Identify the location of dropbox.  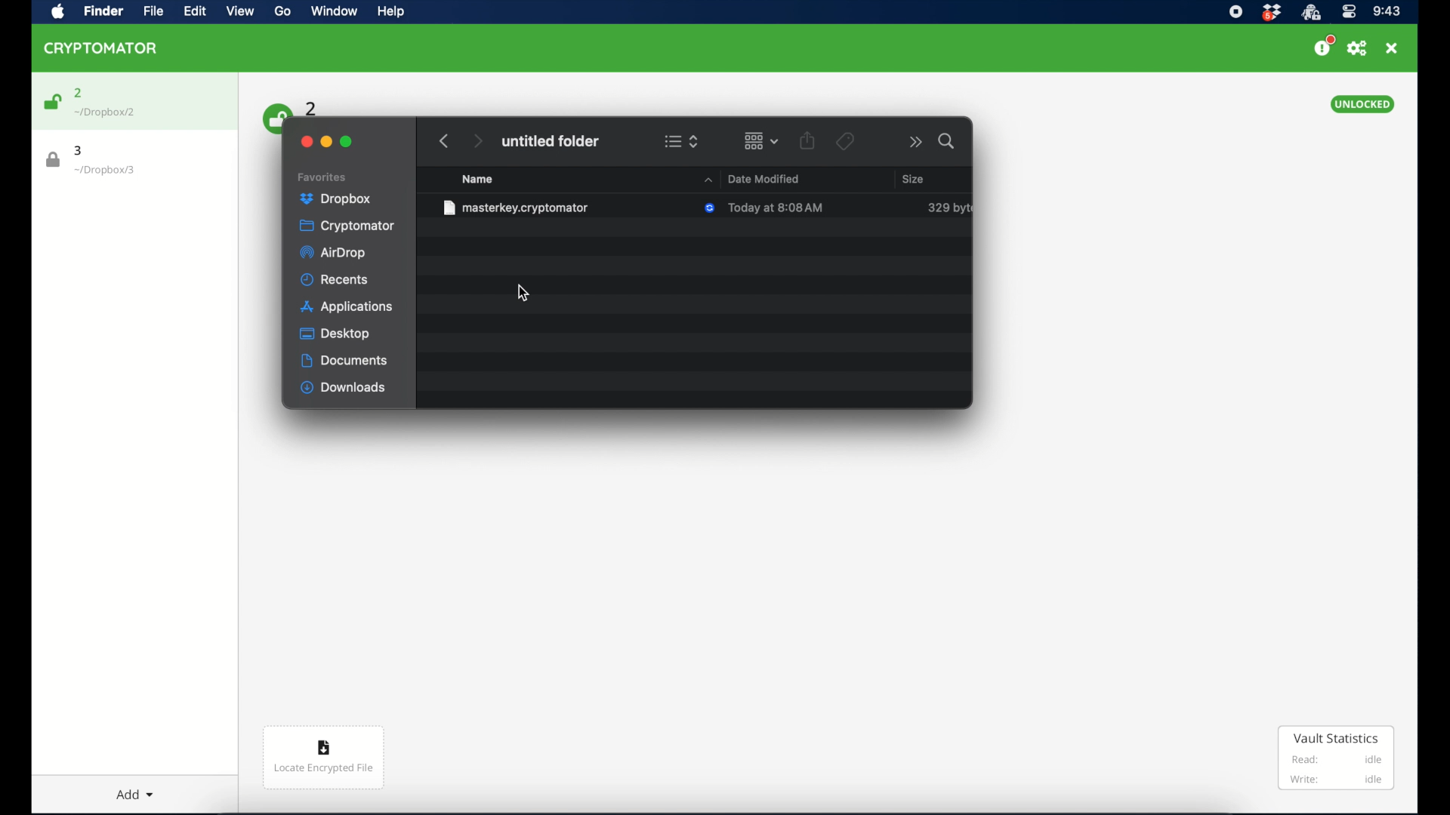
(336, 199).